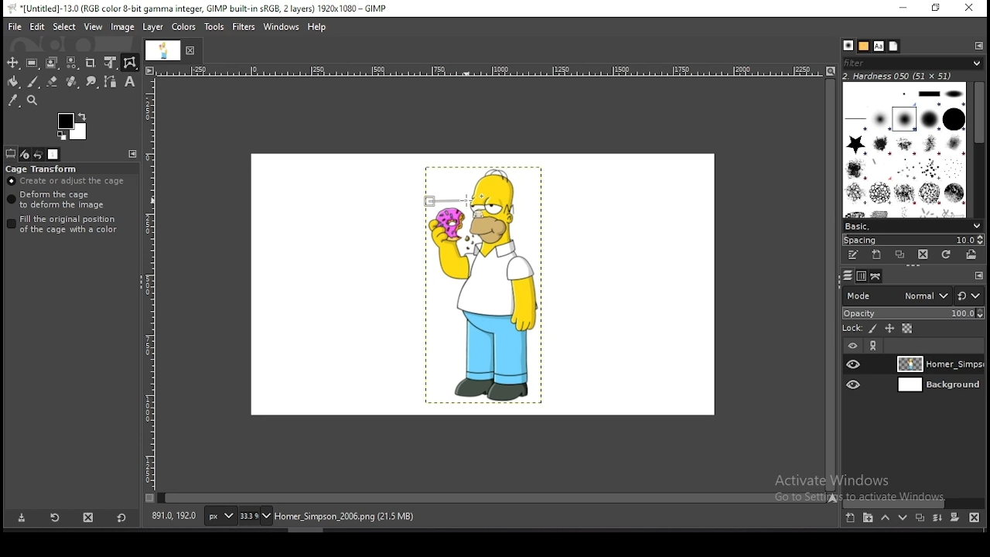  I want to click on deform the cage to deform the image, so click(59, 200).